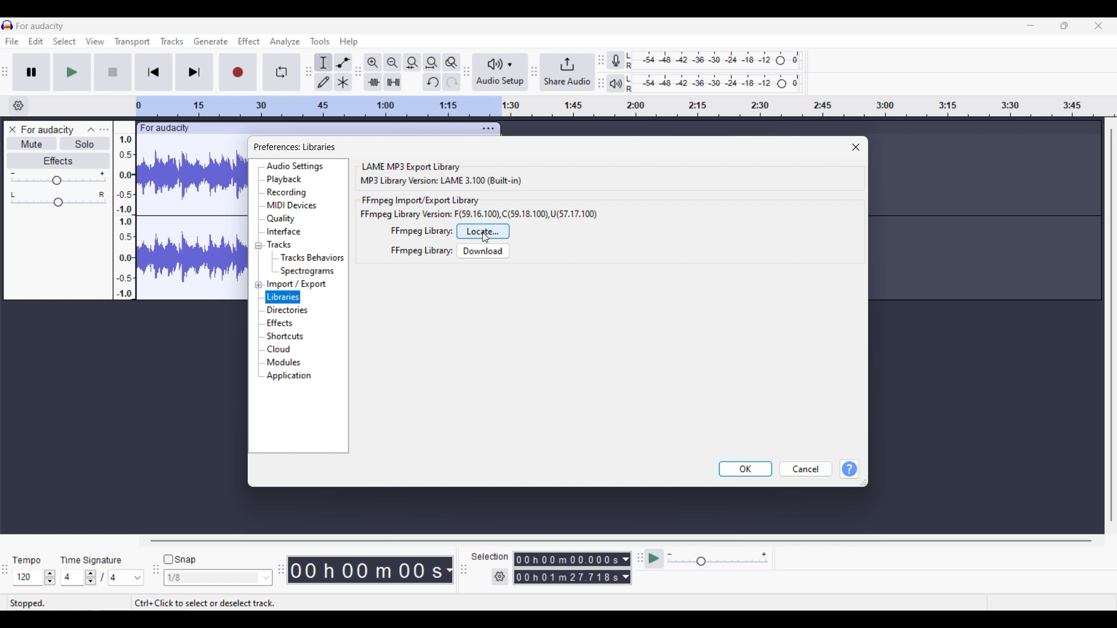 This screenshot has width=1117, height=628. I want to click on click to move, so click(336, 127).